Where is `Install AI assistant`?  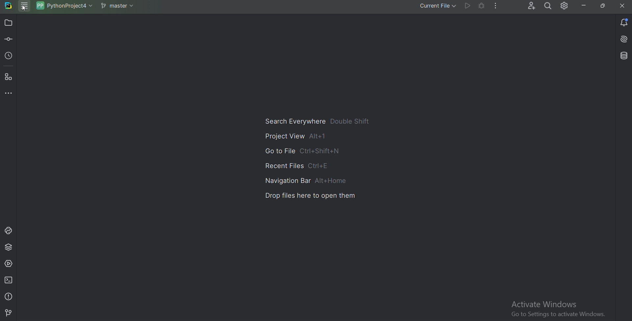
Install AI assistant is located at coordinates (621, 39).